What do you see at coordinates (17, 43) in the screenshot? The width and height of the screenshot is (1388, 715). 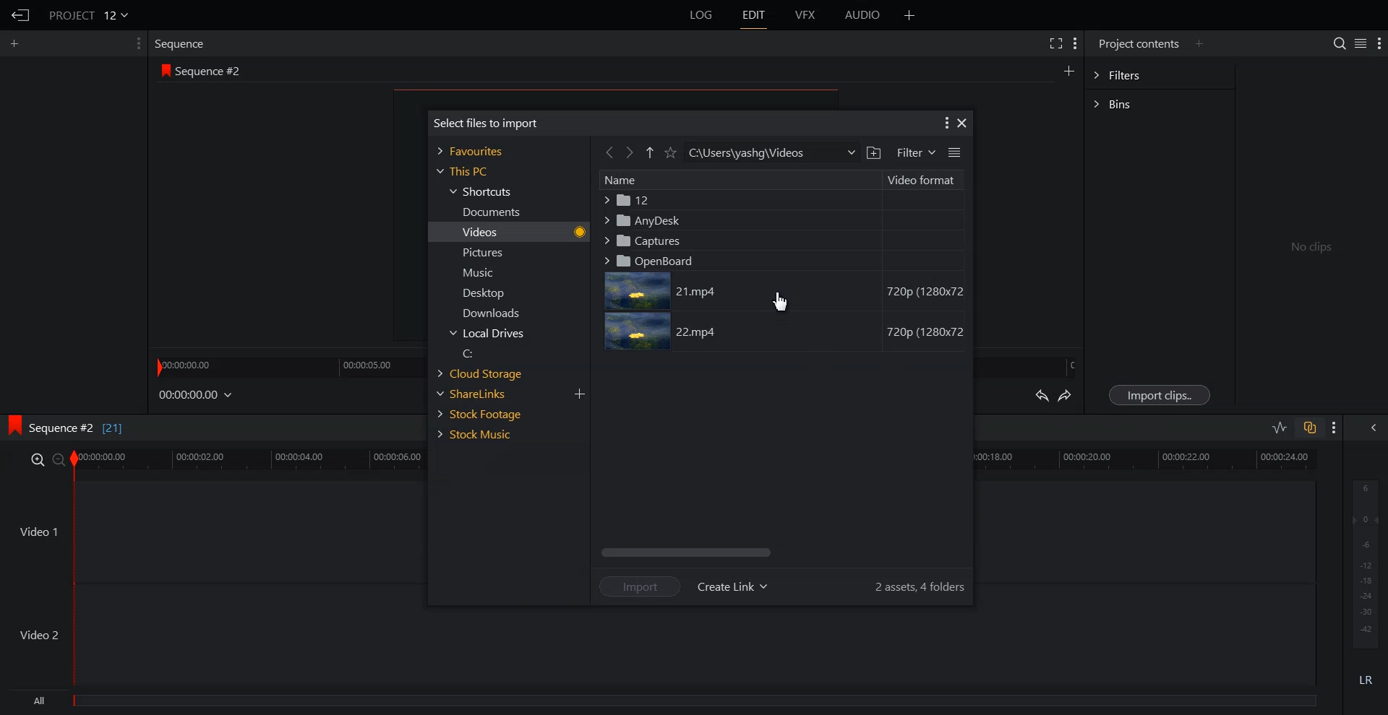 I see `Add Panel` at bounding box center [17, 43].